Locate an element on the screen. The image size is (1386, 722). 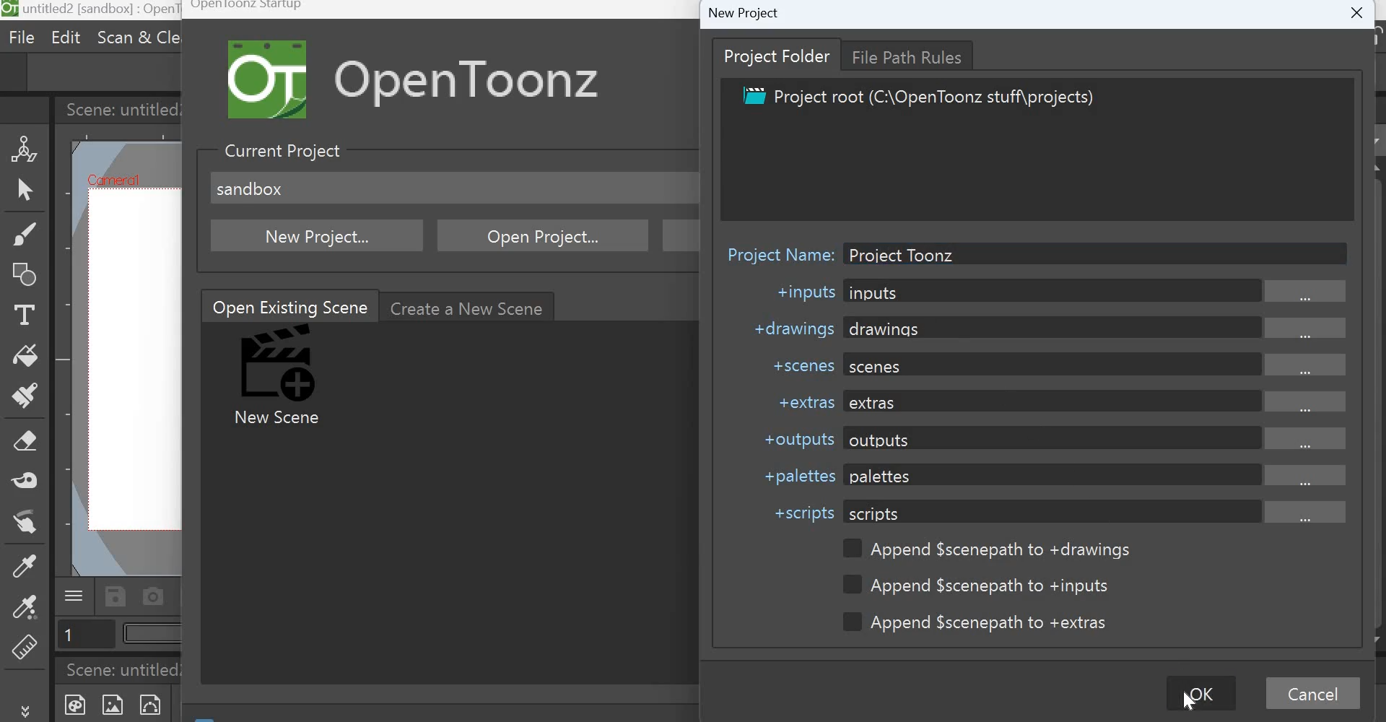
New project is located at coordinates (318, 235).